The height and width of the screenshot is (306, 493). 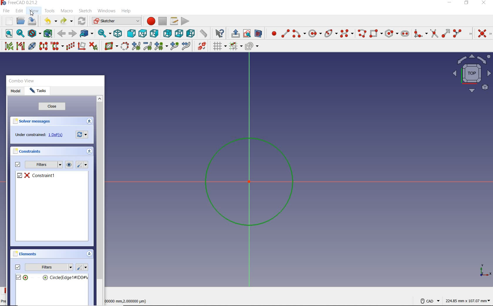 What do you see at coordinates (83, 135) in the screenshot?
I see `forces recomputation of active document` at bounding box center [83, 135].